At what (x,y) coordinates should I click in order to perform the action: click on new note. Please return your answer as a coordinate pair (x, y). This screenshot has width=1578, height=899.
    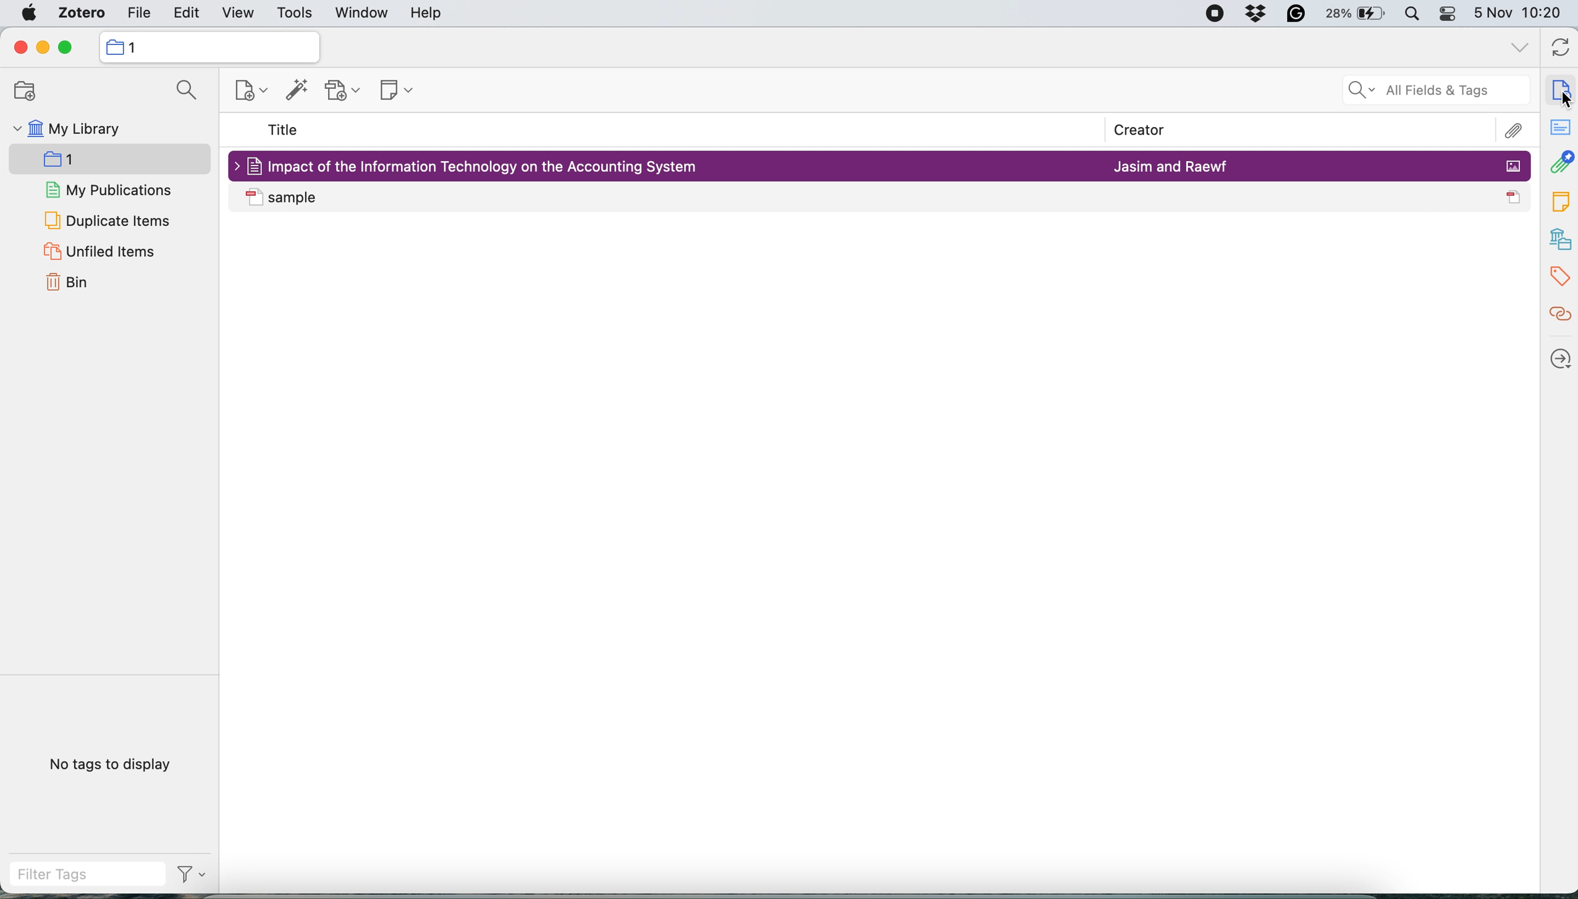
    Looking at the image, I should click on (395, 91).